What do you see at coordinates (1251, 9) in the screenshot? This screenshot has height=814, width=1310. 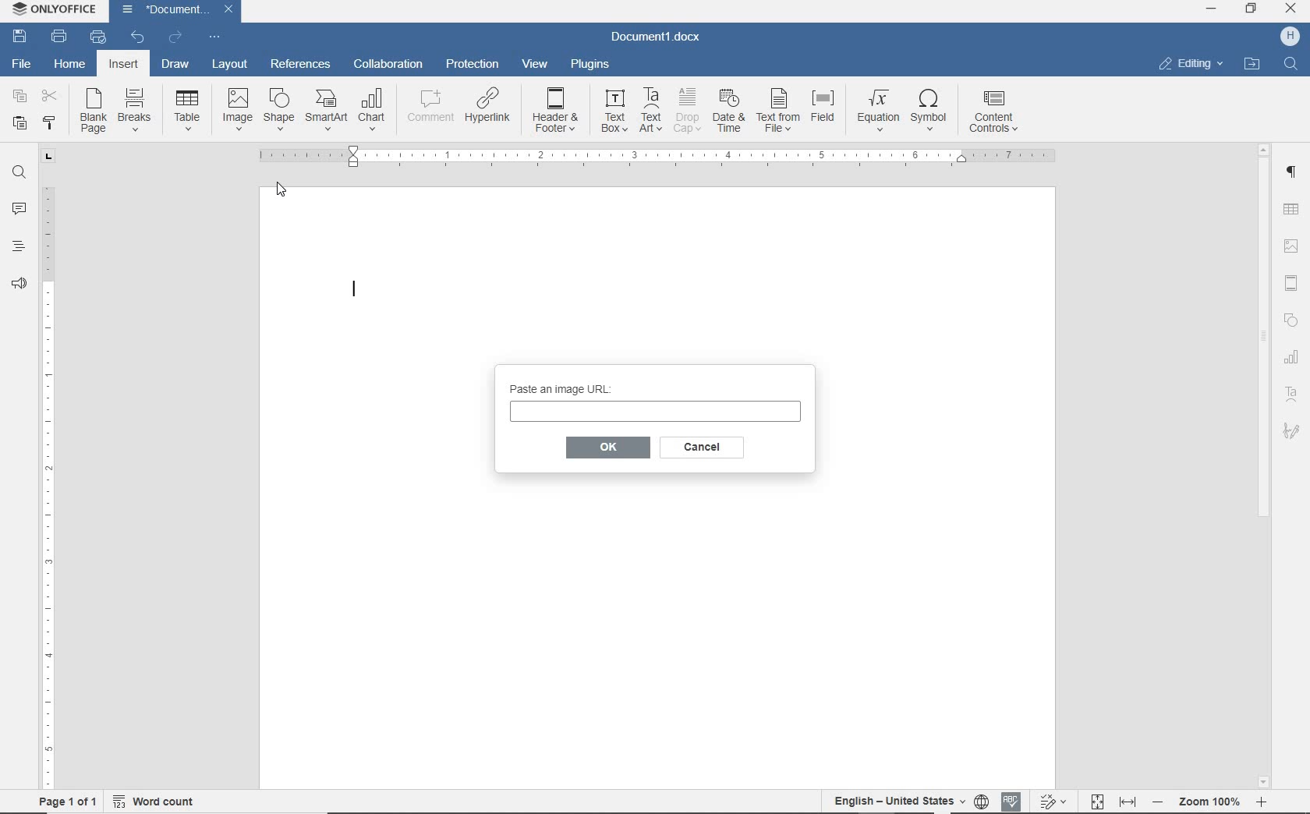 I see `restore ` at bounding box center [1251, 9].